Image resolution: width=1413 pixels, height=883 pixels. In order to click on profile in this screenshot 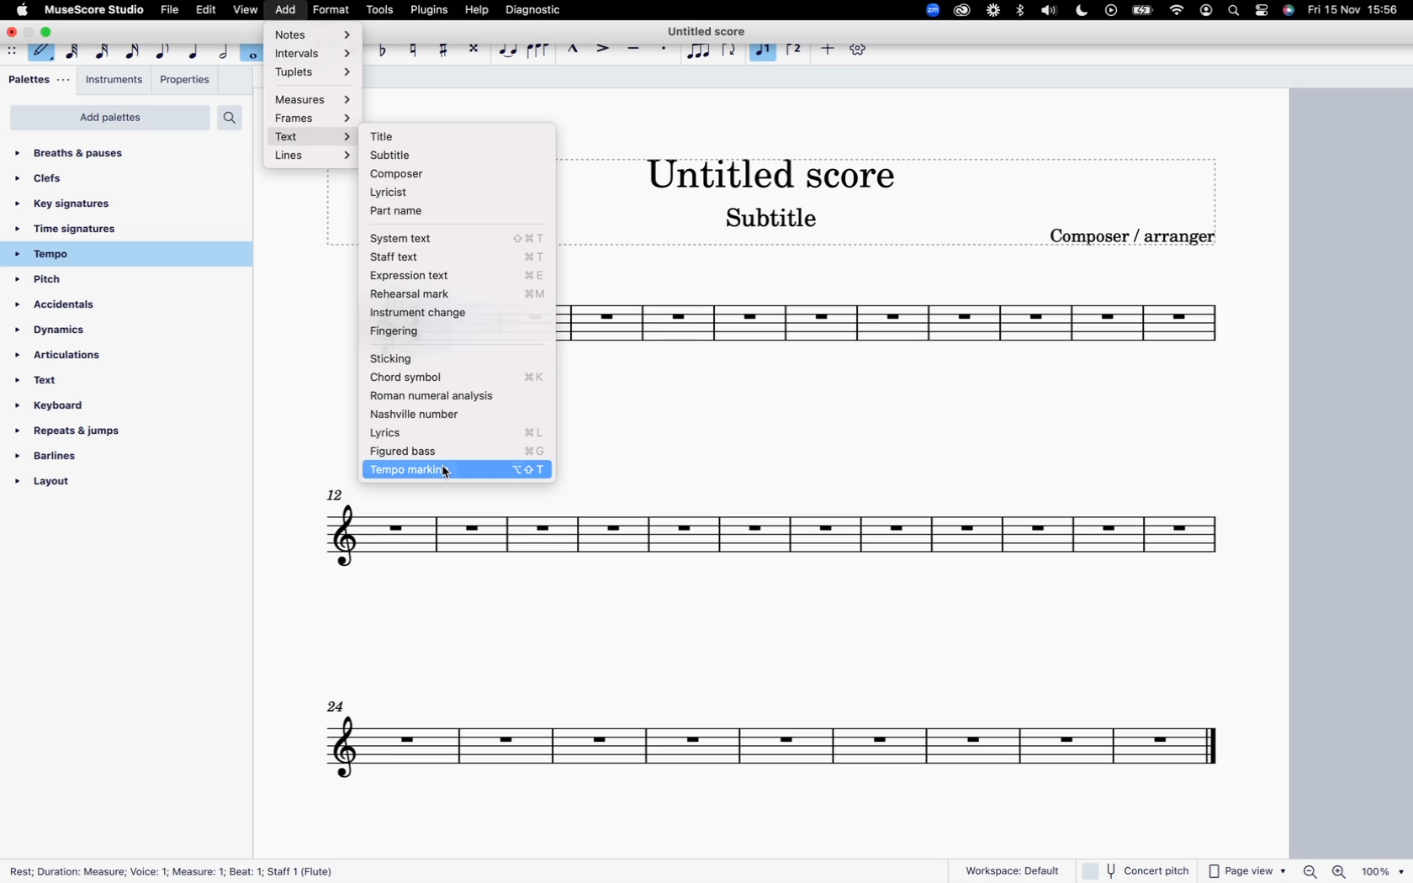, I will do `click(1205, 12)`.